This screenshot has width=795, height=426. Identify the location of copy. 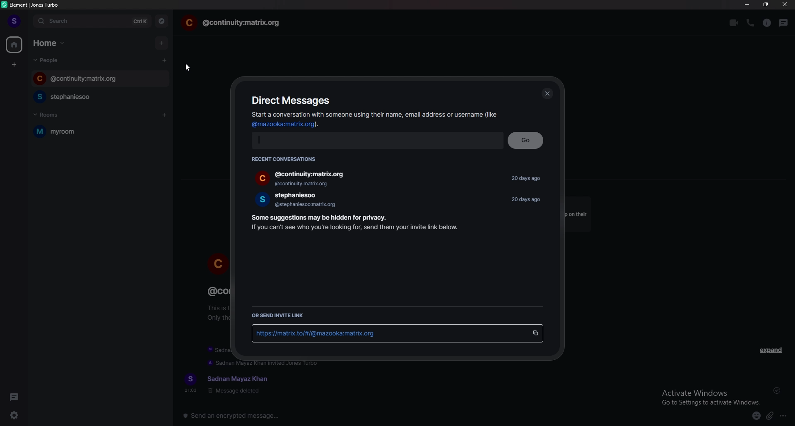
(535, 333).